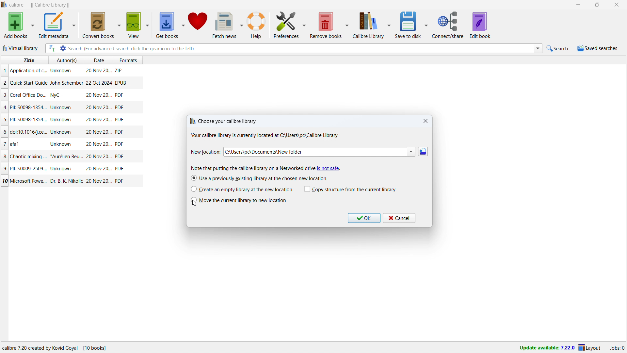  Describe the element at coordinates (5, 132) in the screenshot. I see `6` at that location.